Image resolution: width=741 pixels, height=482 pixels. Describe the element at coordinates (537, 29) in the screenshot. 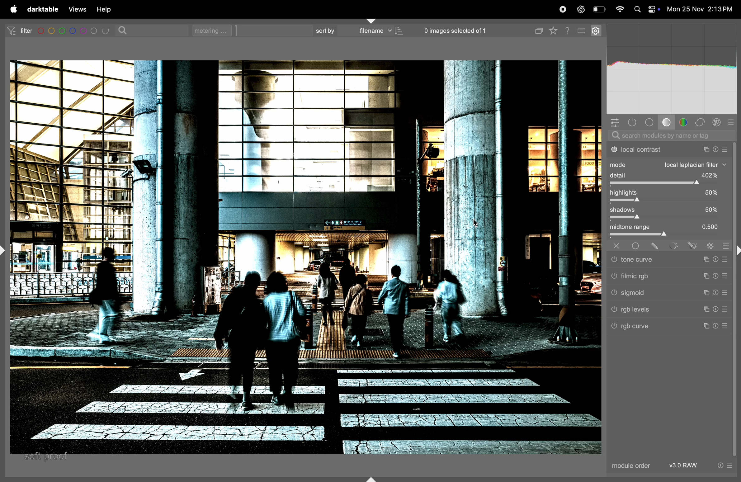

I see `copy` at that location.